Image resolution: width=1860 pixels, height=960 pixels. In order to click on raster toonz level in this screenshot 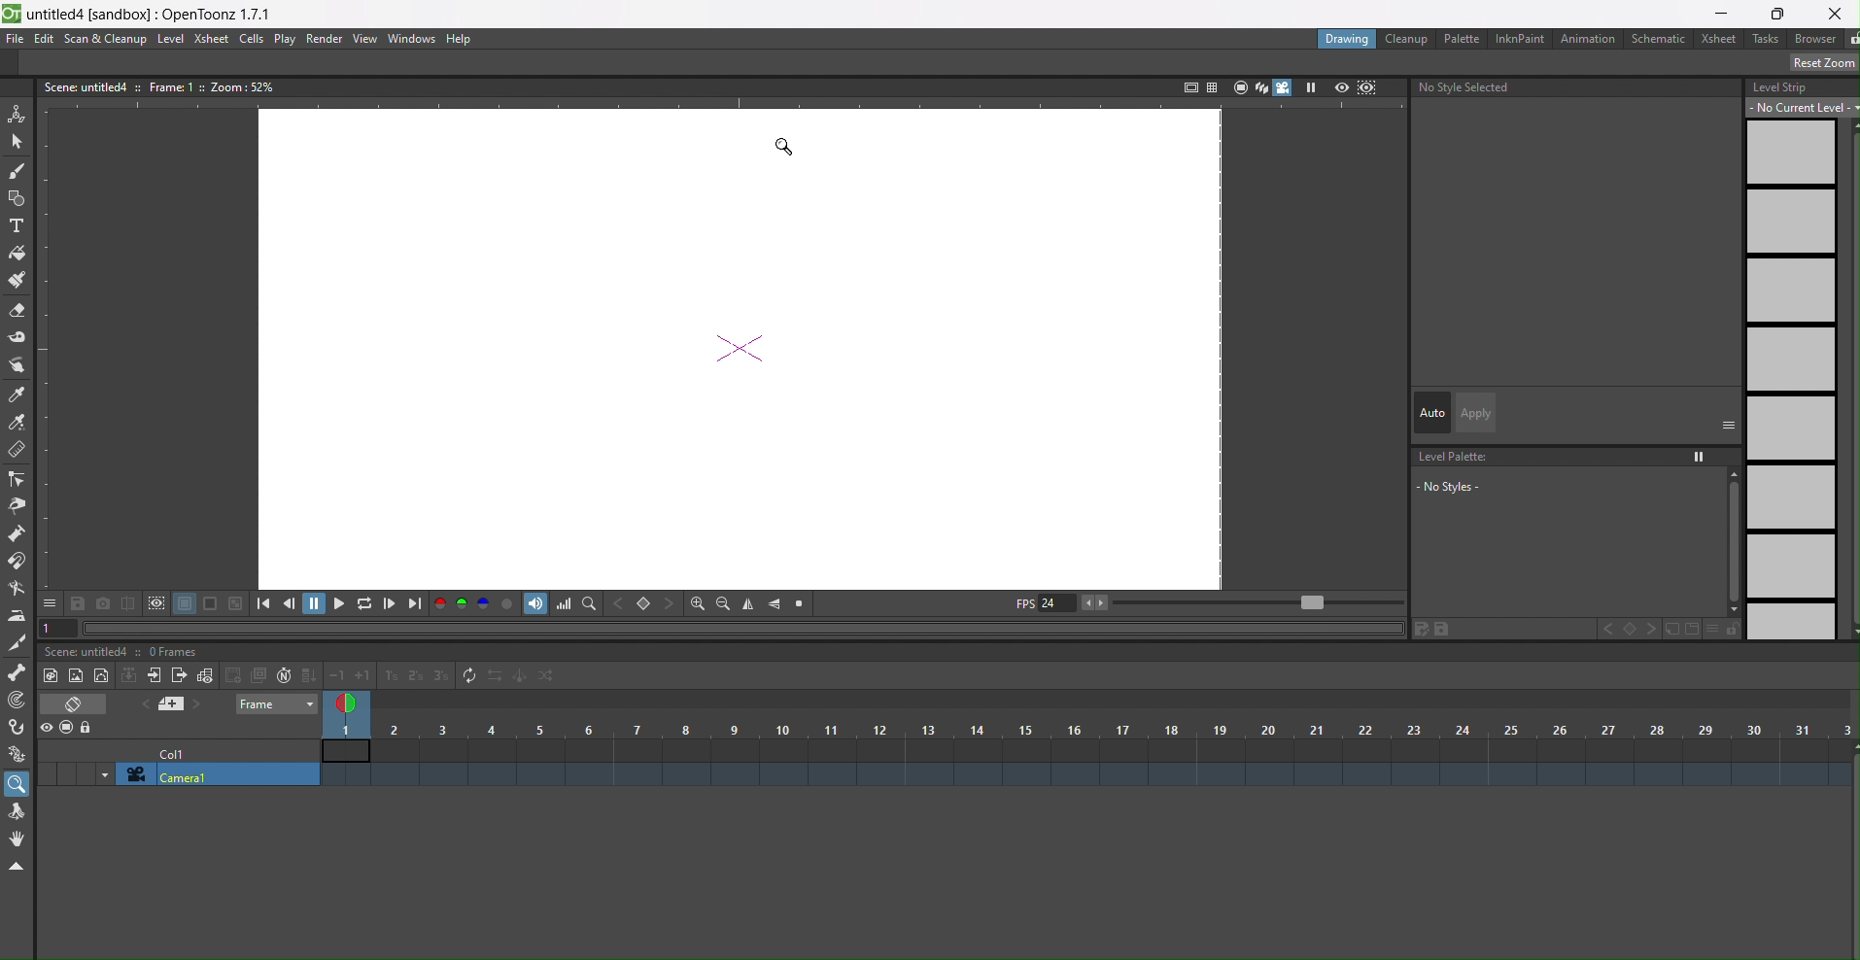, I will do `click(49, 675)`.